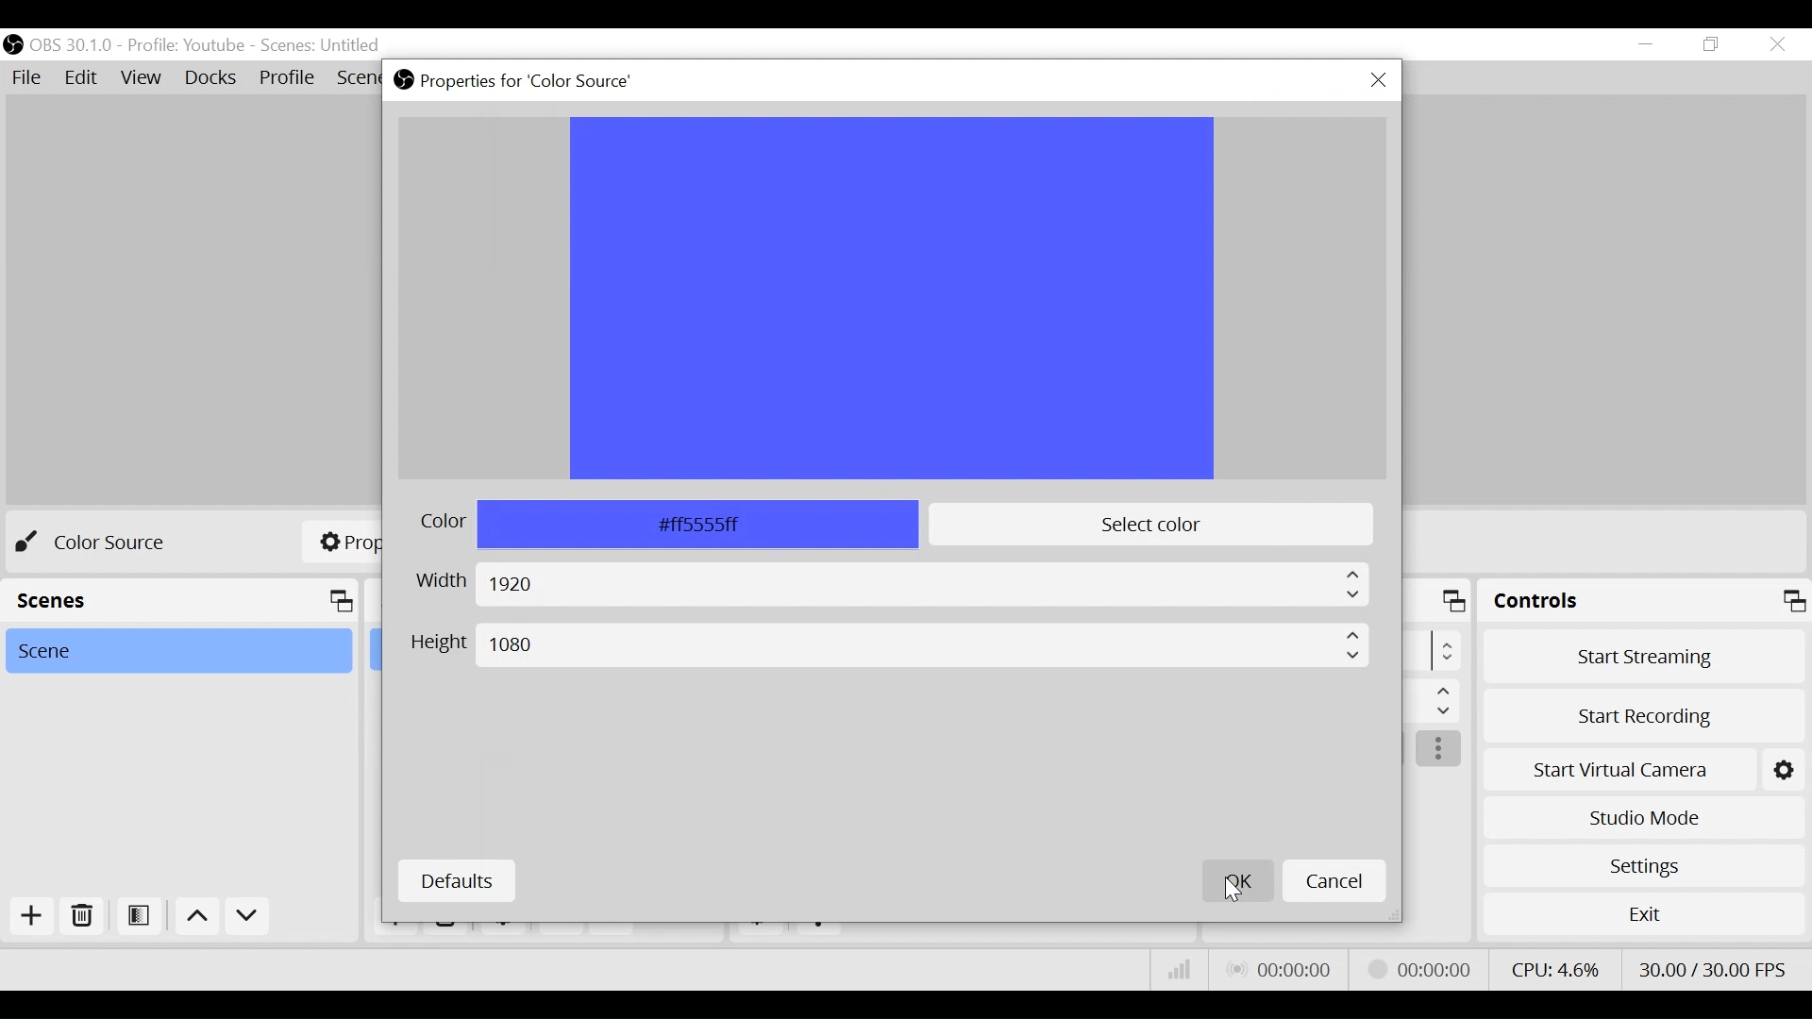 The height and width of the screenshot is (1019, 1812). I want to click on File, so click(25, 76).